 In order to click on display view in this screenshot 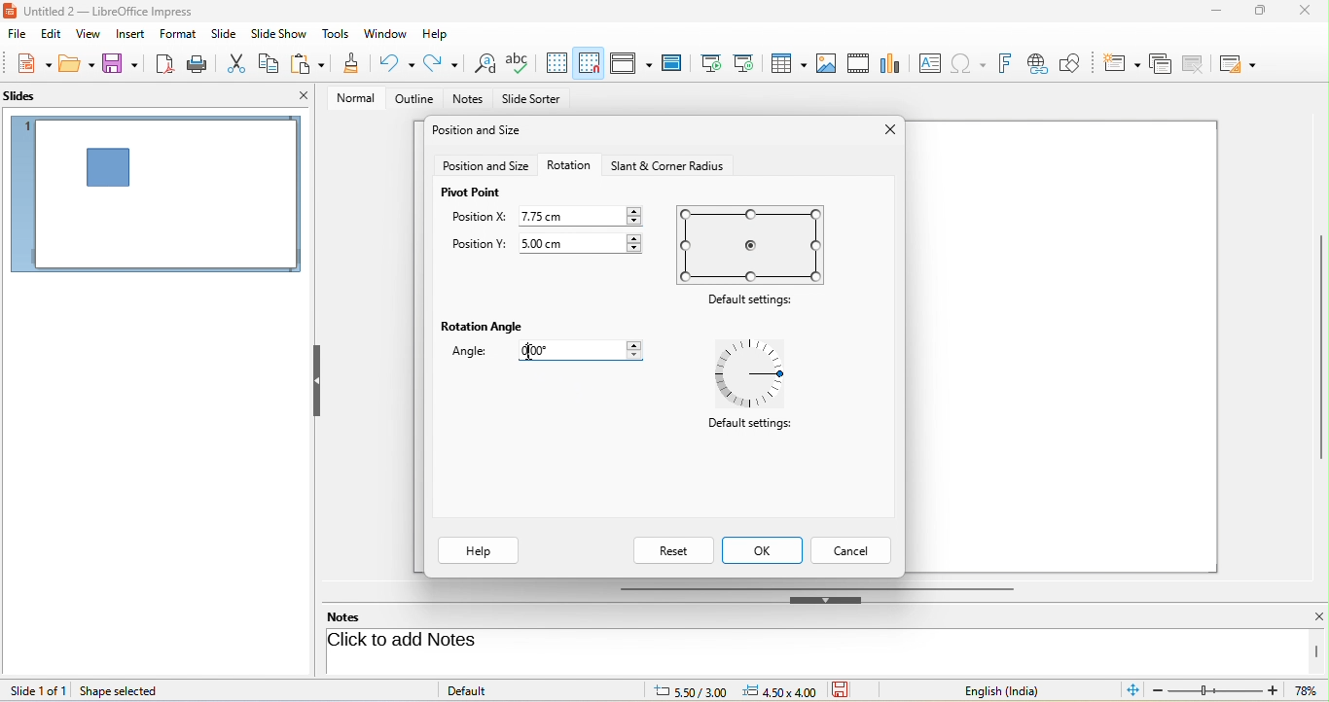, I will do `click(630, 62)`.